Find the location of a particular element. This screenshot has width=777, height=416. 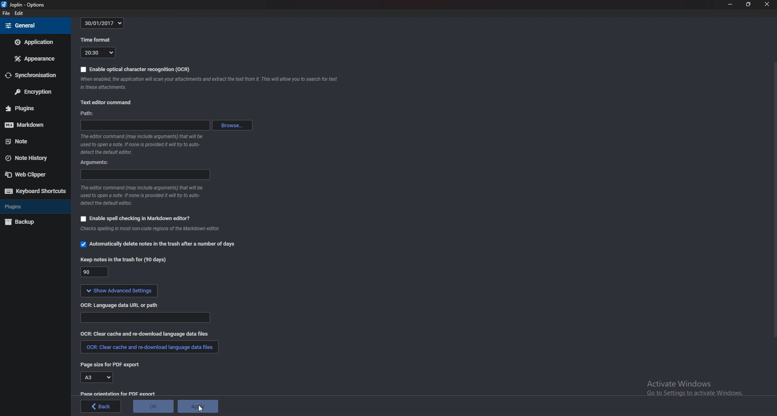

Plugins is located at coordinates (34, 206).